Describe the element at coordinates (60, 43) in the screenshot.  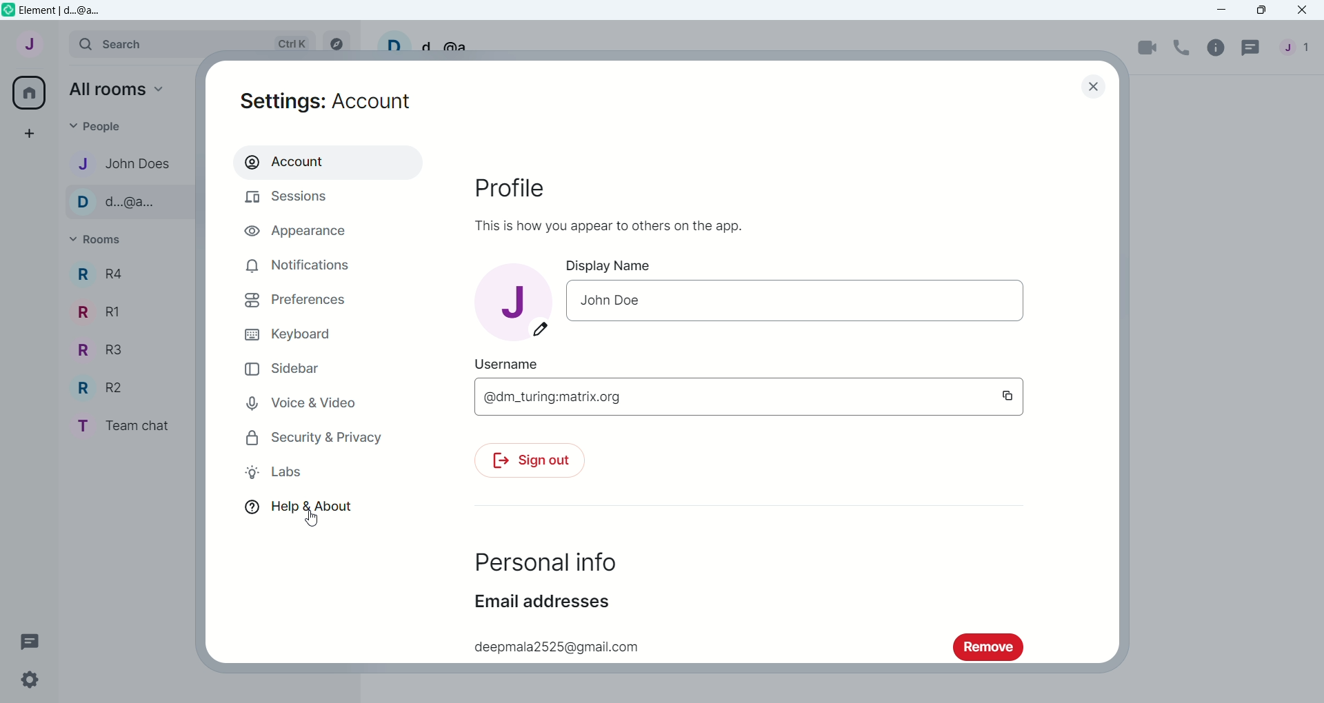
I see `Expand` at that location.